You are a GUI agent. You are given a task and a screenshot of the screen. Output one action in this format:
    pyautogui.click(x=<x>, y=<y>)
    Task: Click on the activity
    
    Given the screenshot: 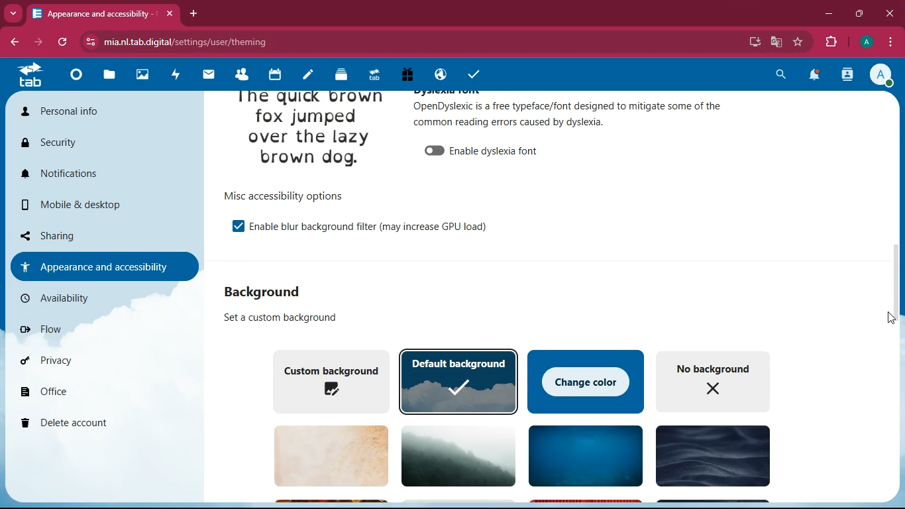 What is the action you would take?
    pyautogui.click(x=176, y=74)
    